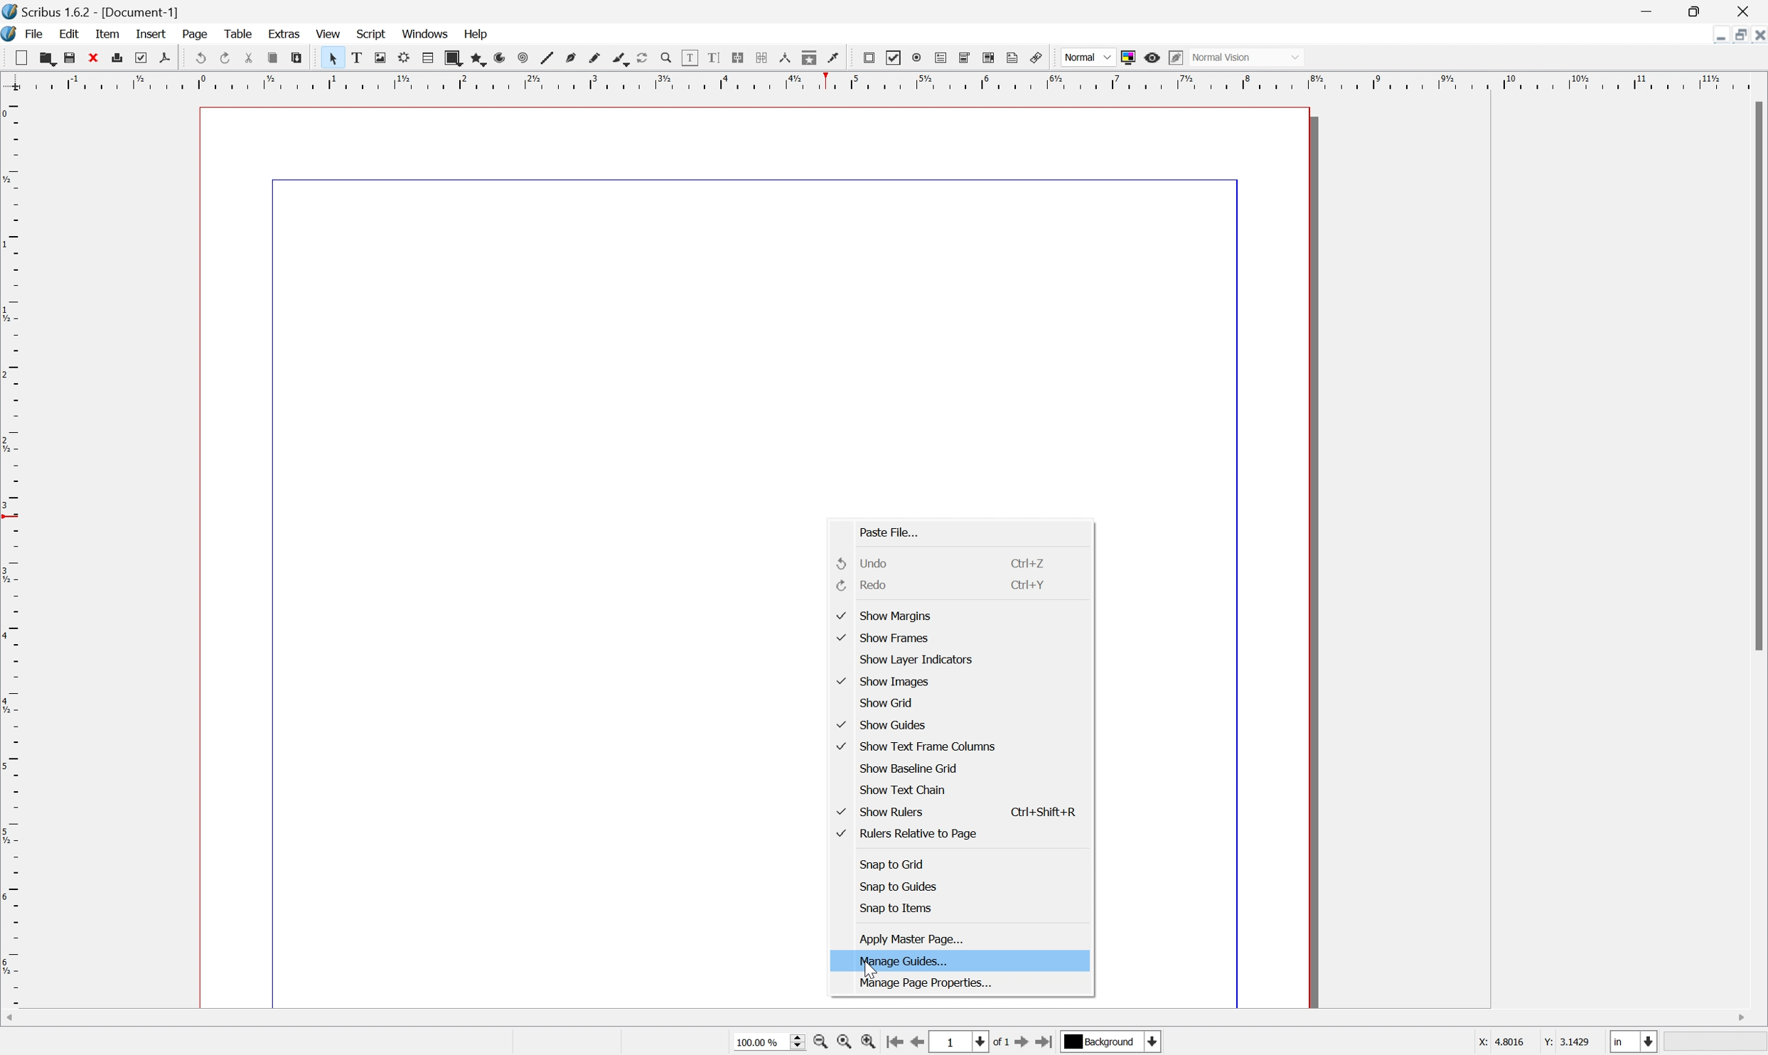 The height and width of the screenshot is (1055, 1768). What do you see at coordinates (886, 636) in the screenshot?
I see `show frames` at bounding box center [886, 636].